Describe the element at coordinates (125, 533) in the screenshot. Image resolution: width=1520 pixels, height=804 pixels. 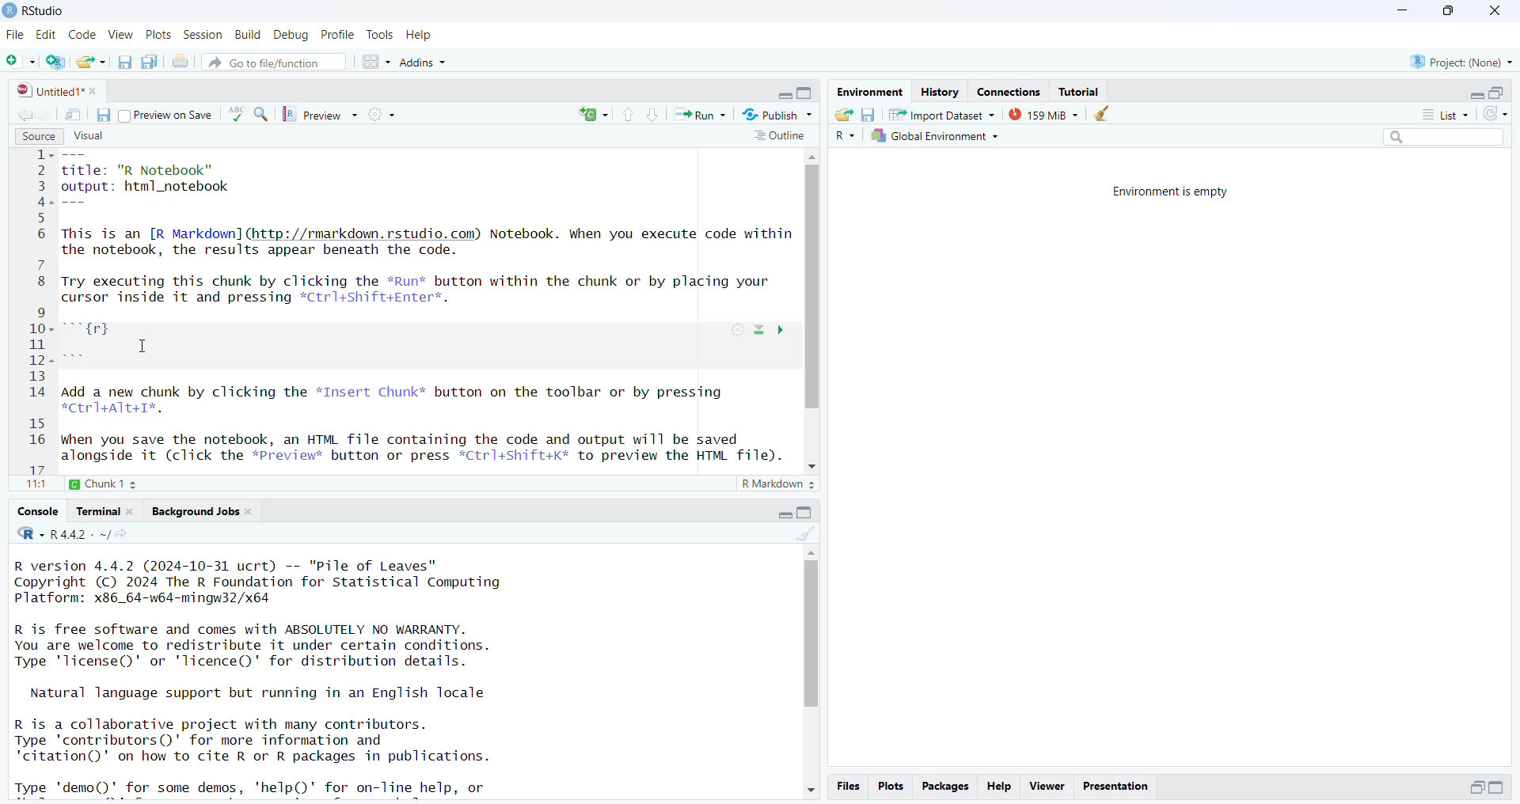
I see `view the current working directory` at that location.